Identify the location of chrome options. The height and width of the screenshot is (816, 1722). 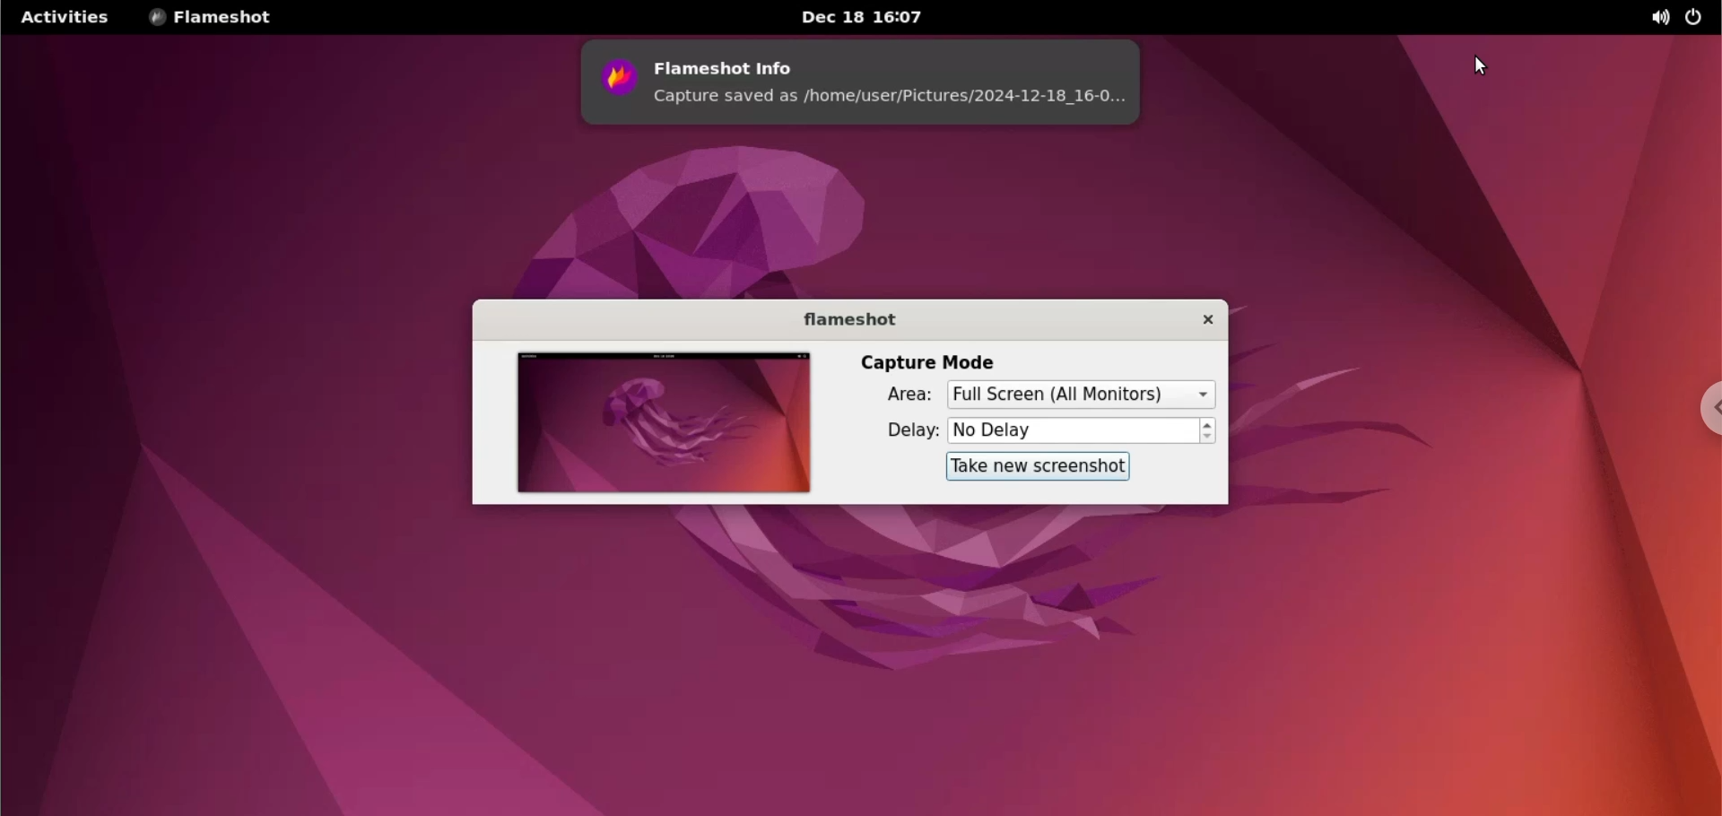
(1704, 412).